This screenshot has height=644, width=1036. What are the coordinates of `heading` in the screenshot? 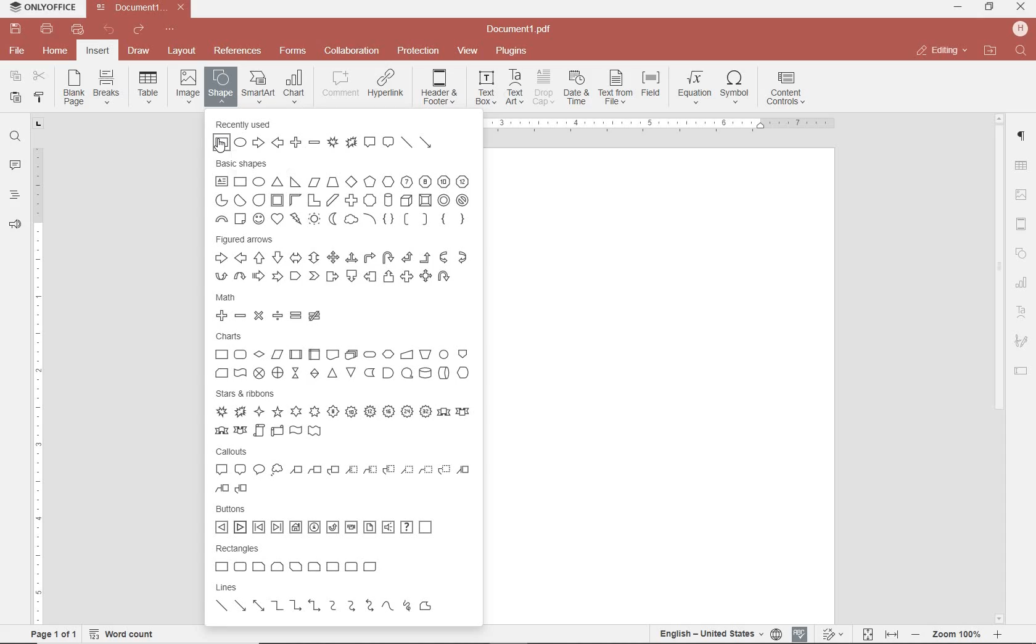 It's located at (15, 194).